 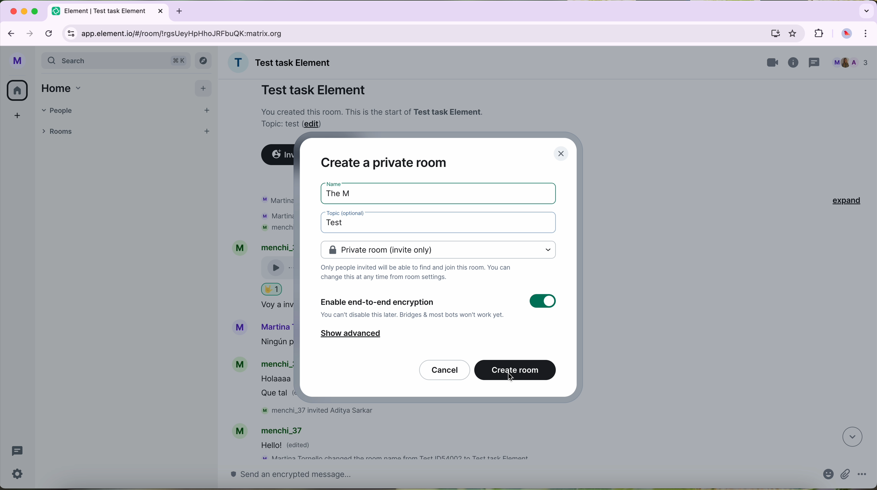 I want to click on refresh page, so click(x=49, y=33).